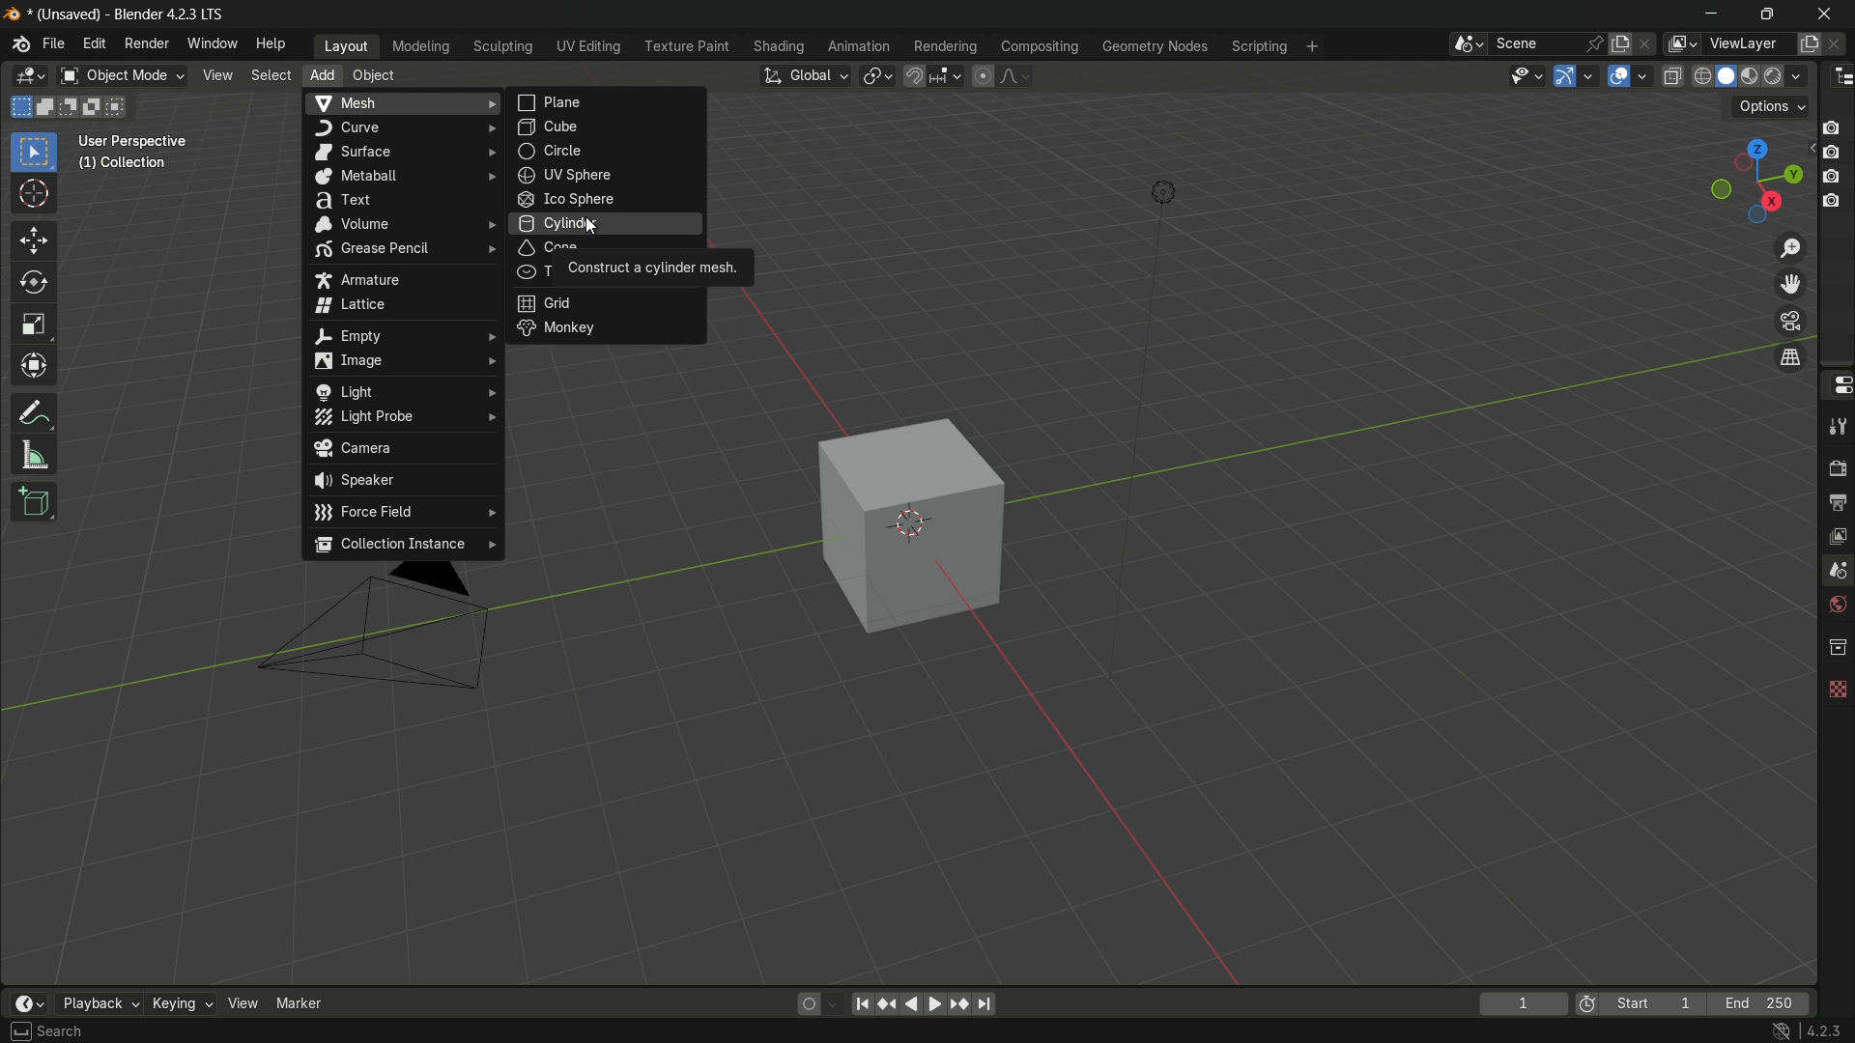 Image resolution: width=1855 pixels, height=1043 pixels. I want to click on light probe, so click(402, 417).